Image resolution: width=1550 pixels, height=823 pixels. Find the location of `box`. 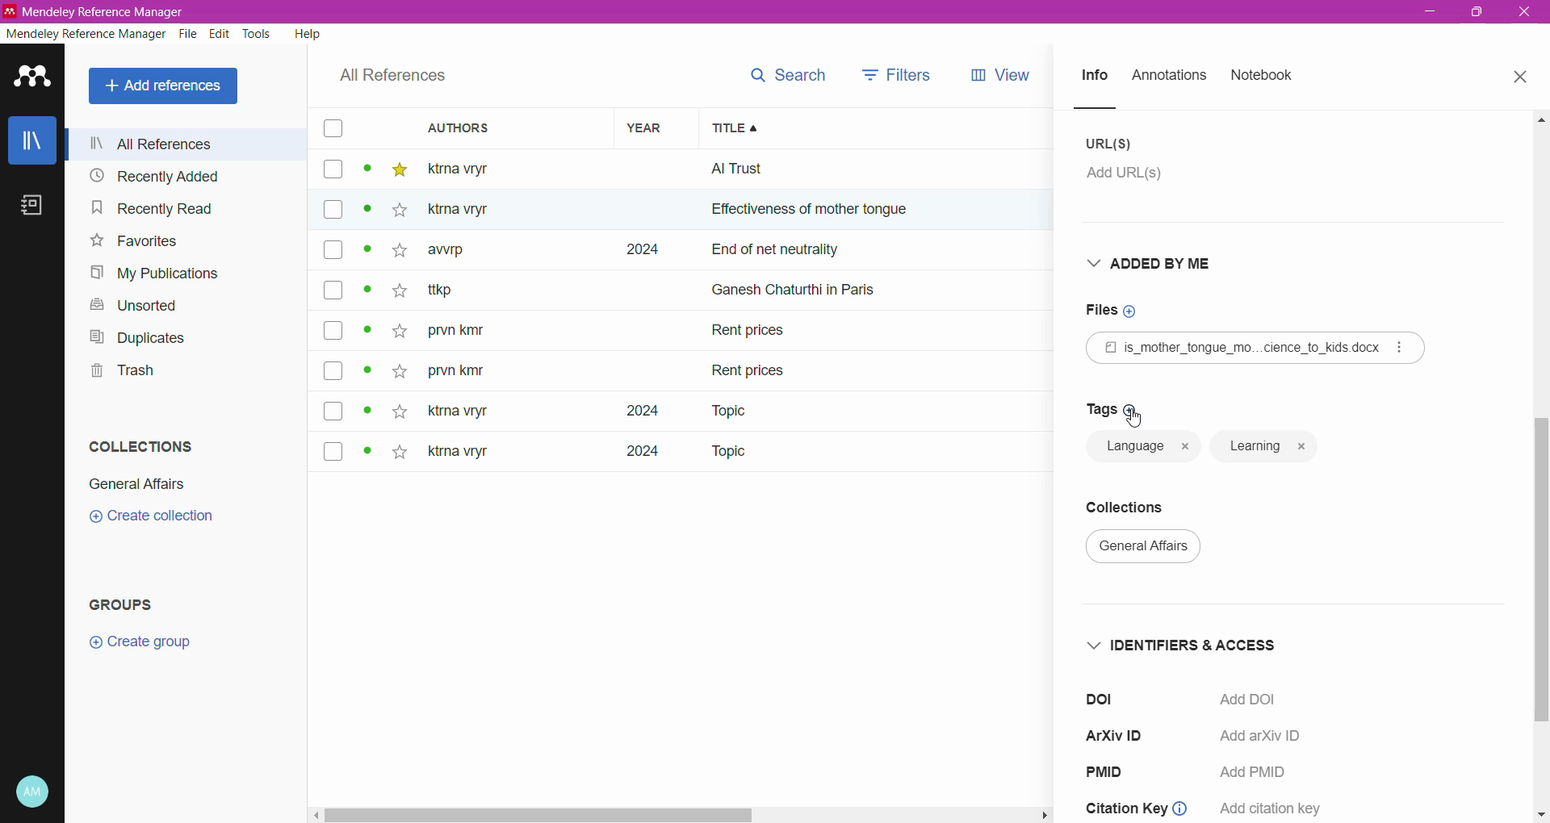

box is located at coordinates (333, 449).